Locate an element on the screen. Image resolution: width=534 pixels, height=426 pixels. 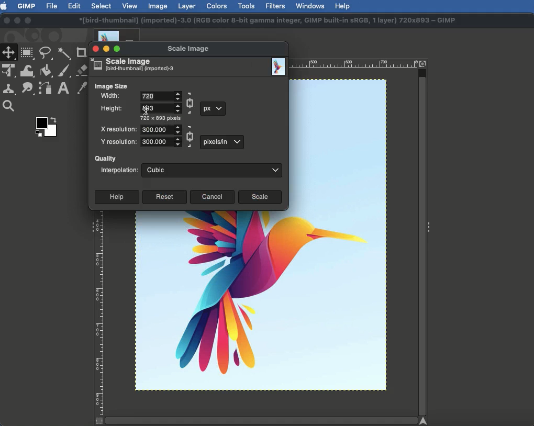
px is located at coordinates (213, 109).